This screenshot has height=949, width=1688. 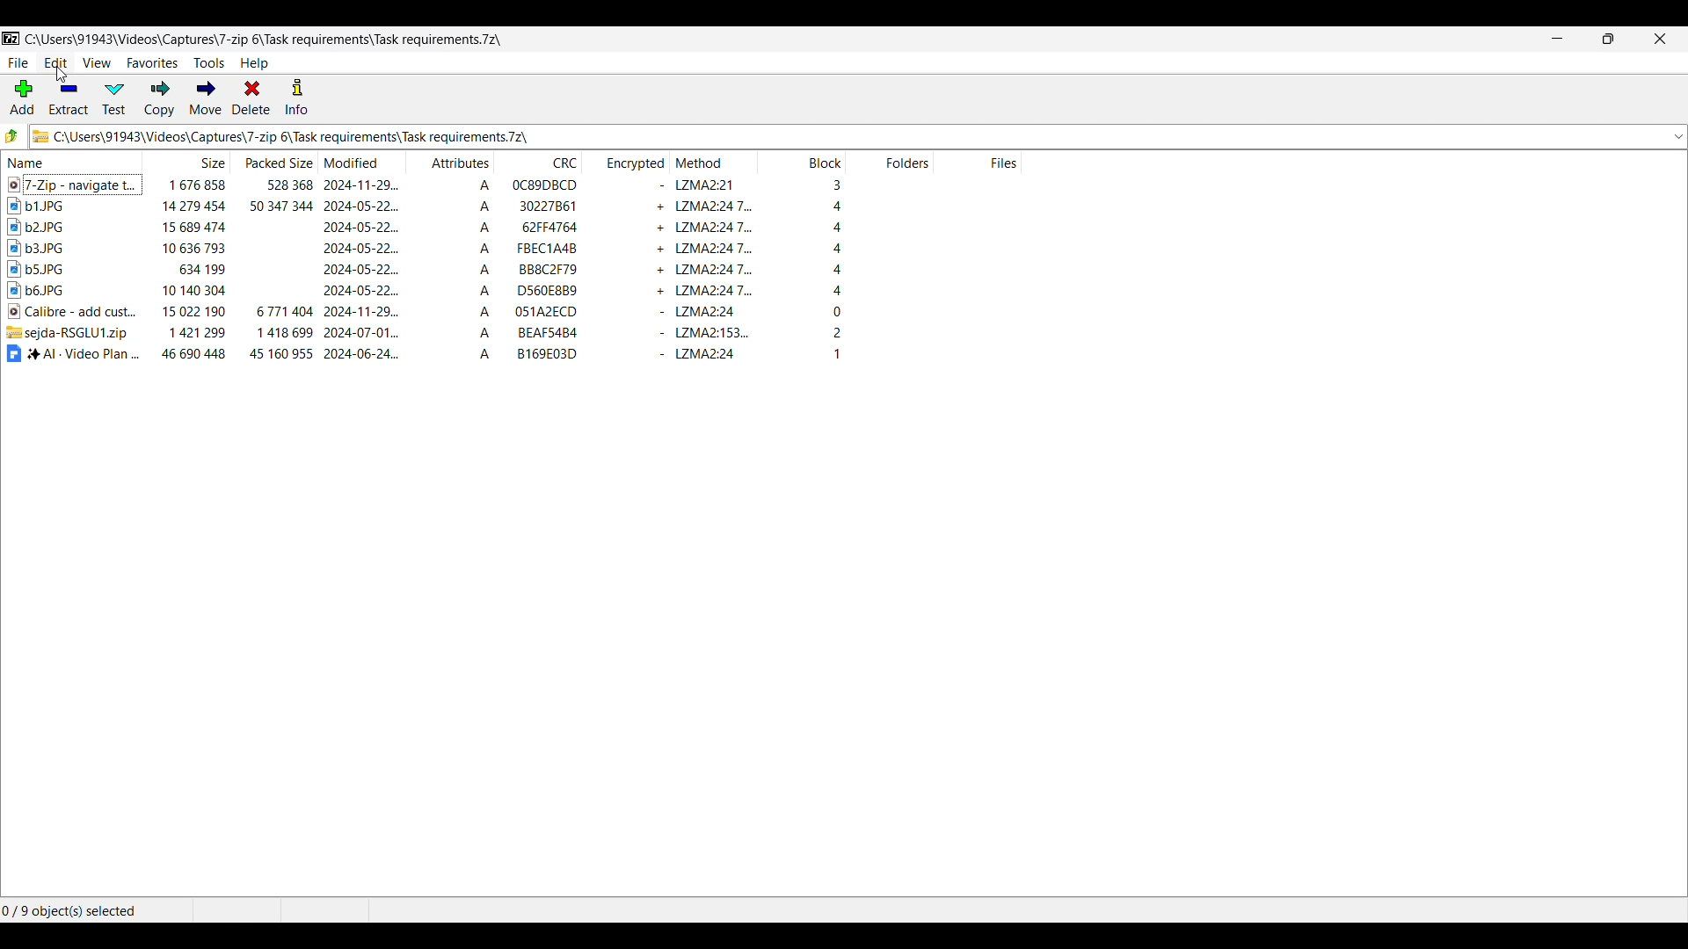 I want to click on Attributes column, so click(x=452, y=162).